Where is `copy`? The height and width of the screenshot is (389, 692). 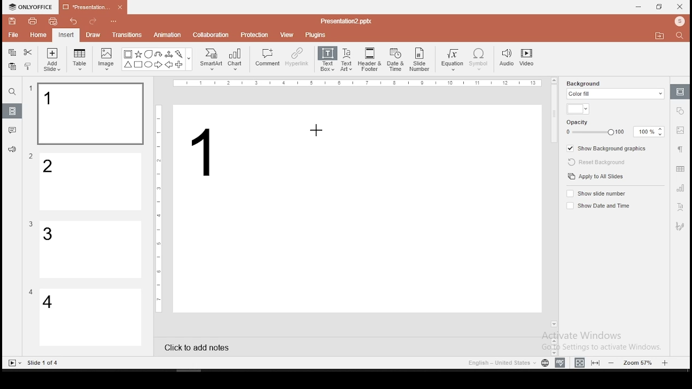
copy is located at coordinates (12, 52).